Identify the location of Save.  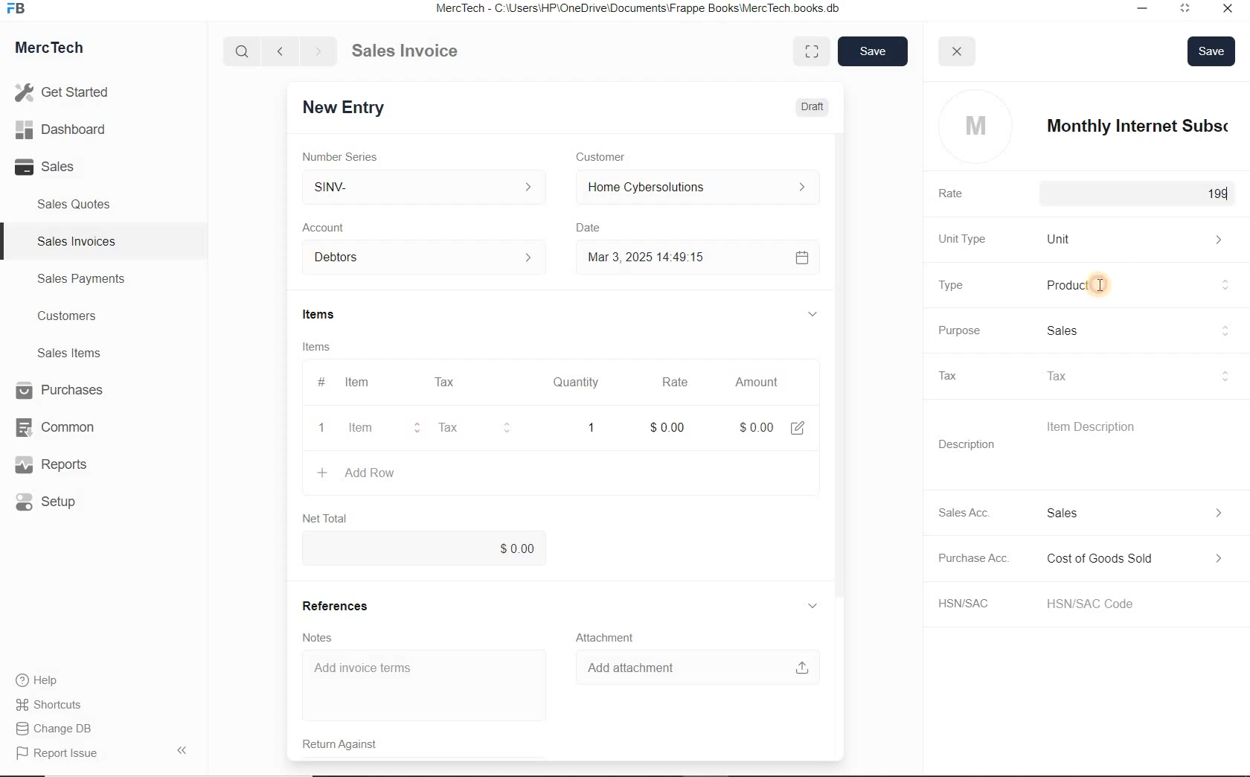
(1212, 51).